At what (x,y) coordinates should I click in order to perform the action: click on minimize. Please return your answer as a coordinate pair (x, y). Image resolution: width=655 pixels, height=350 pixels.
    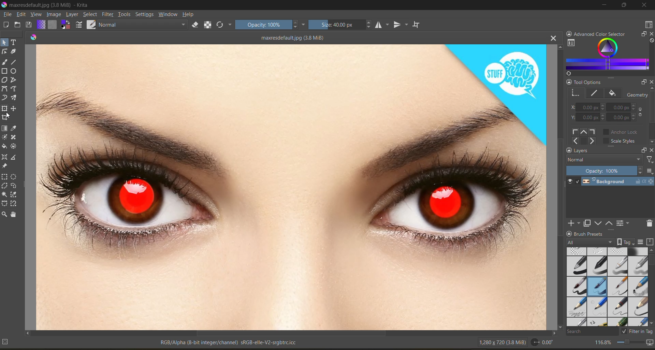
    Looking at the image, I should click on (605, 6).